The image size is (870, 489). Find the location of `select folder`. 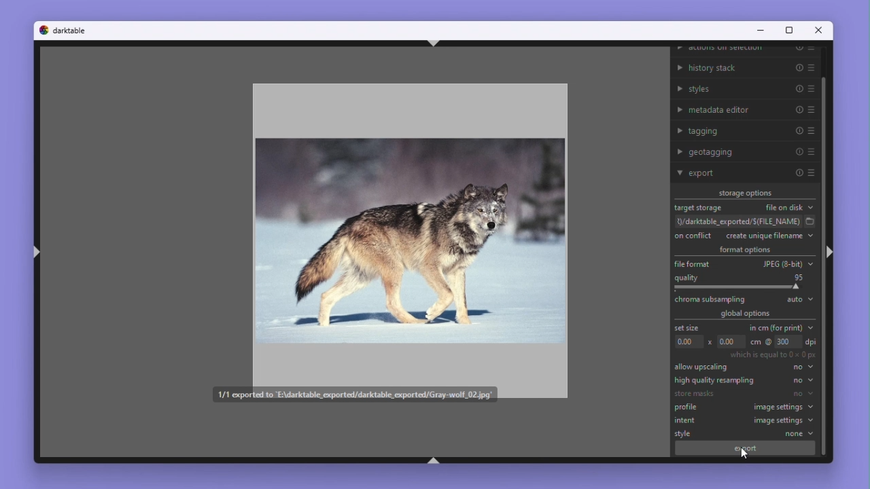

select folder is located at coordinates (810, 221).